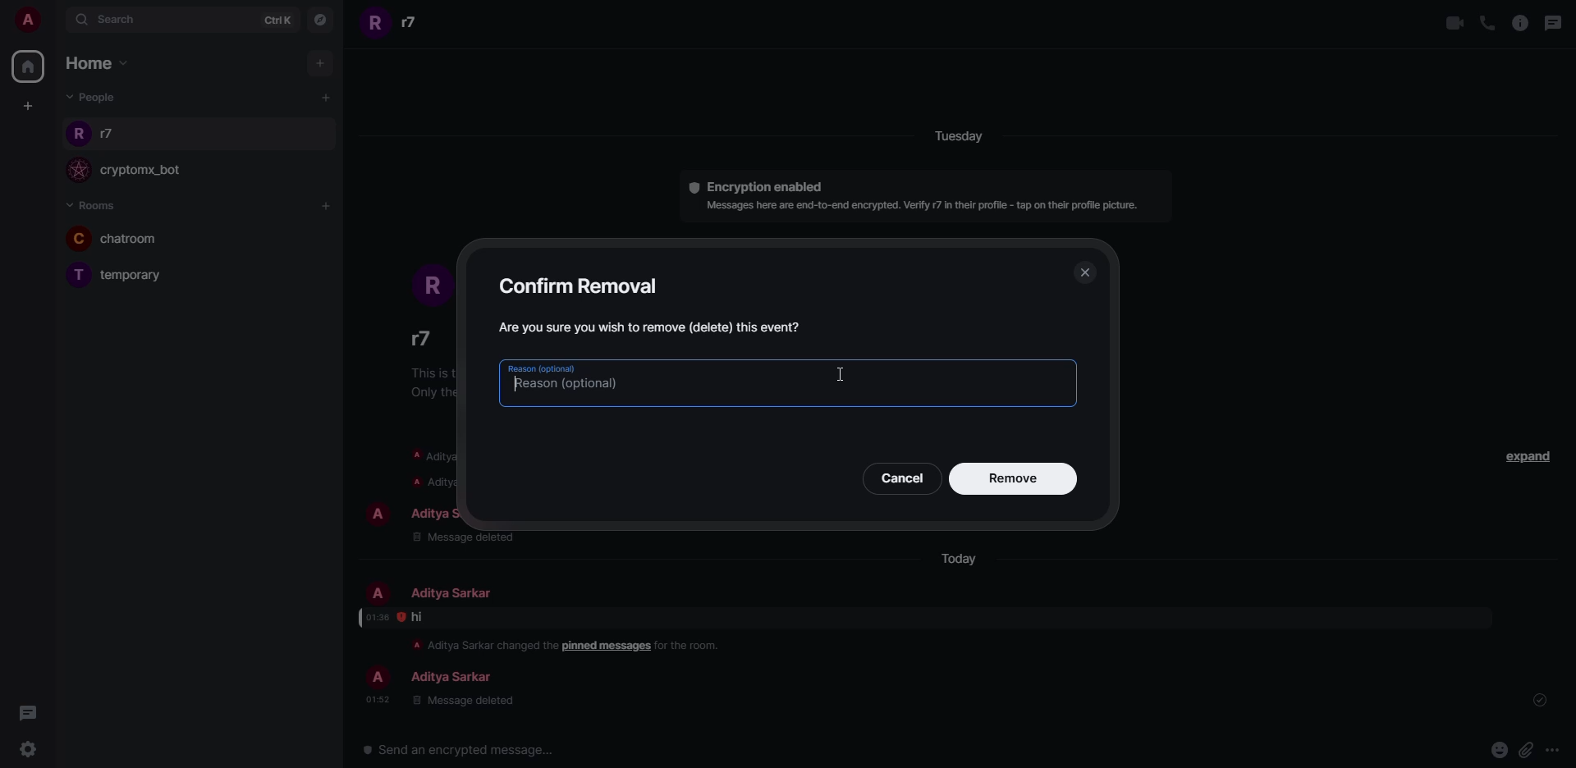  I want to click on video call, so click(1450, 22).